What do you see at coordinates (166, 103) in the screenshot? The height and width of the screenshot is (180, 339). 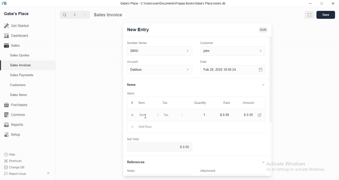 I see `Tax` at bounding box center [166, 103].